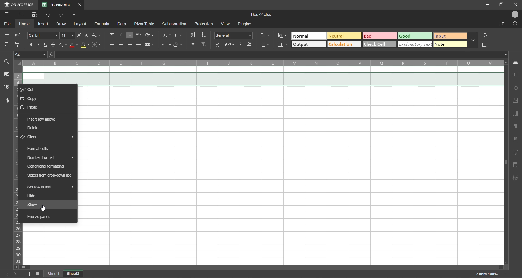  What do you see at coordinates (204, 45) in the screenshot?
I see `clear filter` at bounding box center [204, 45].